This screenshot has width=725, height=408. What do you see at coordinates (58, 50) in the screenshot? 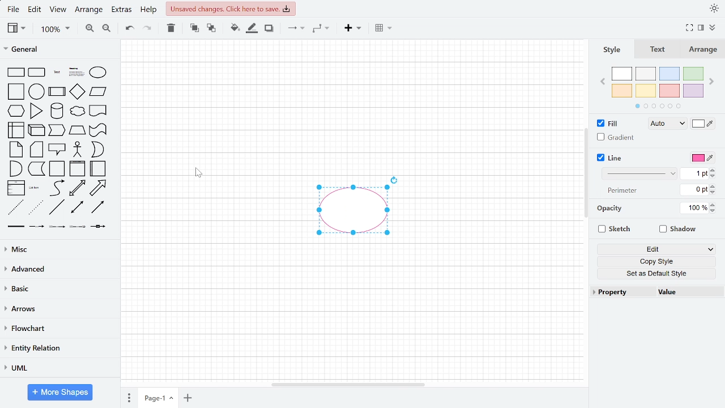
I see `General` at bounding box center [58, 50].